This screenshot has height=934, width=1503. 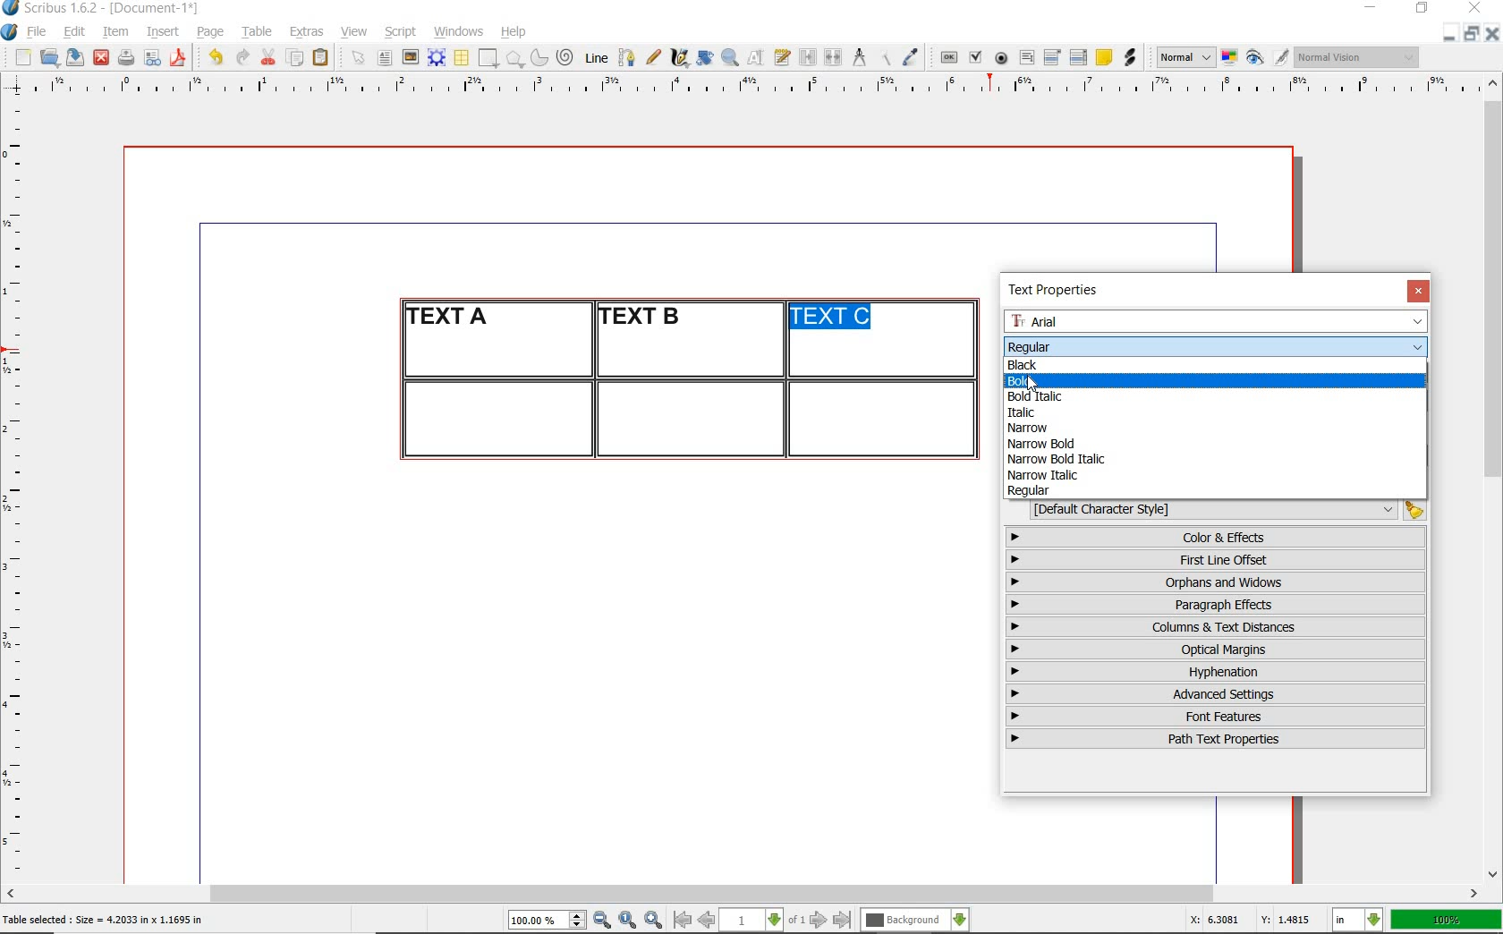 What do you see at coordinates (1253, 920) in the screenshot?
I see `X: 6.3081 Y: 1.4815` at bounding box center [1253, 920].